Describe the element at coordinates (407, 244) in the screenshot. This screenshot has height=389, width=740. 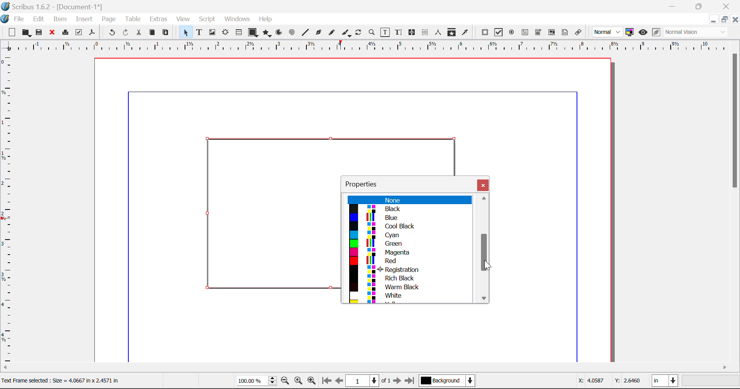
I see `Green` at that location.